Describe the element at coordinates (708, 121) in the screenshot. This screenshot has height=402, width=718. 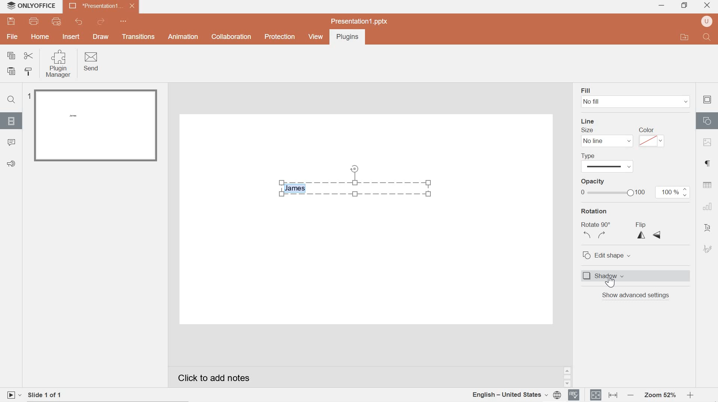
I see `shape settings` at that location.